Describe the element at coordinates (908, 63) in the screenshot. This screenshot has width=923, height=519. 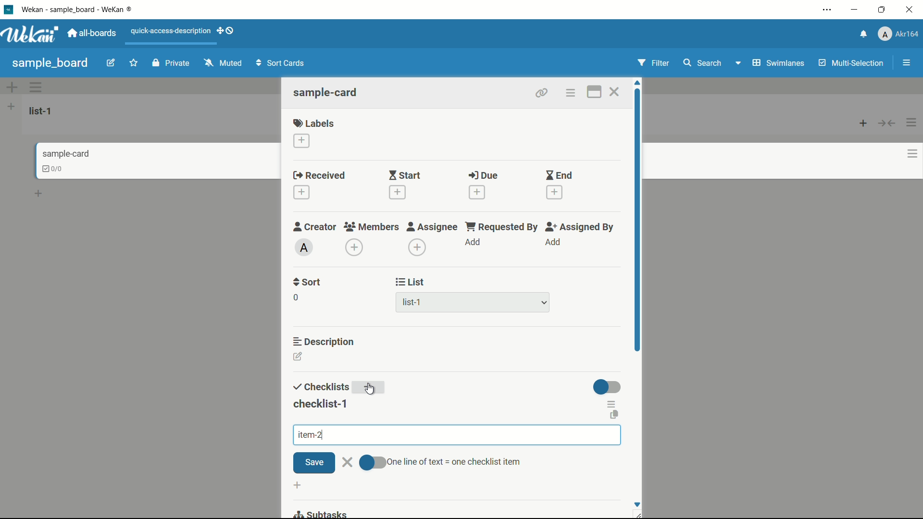
I see `show/hide sidebar` at that location.